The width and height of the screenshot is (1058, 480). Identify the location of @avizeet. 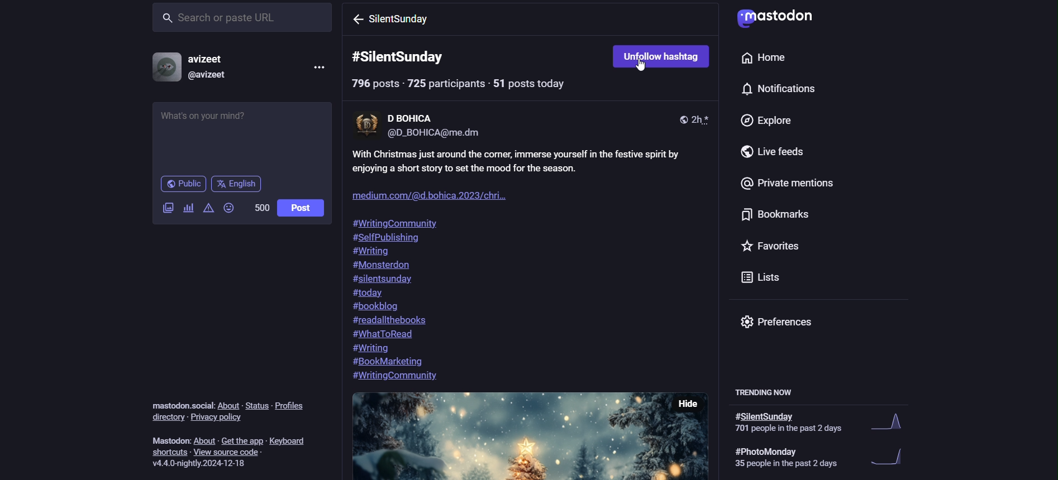
(211, 75).